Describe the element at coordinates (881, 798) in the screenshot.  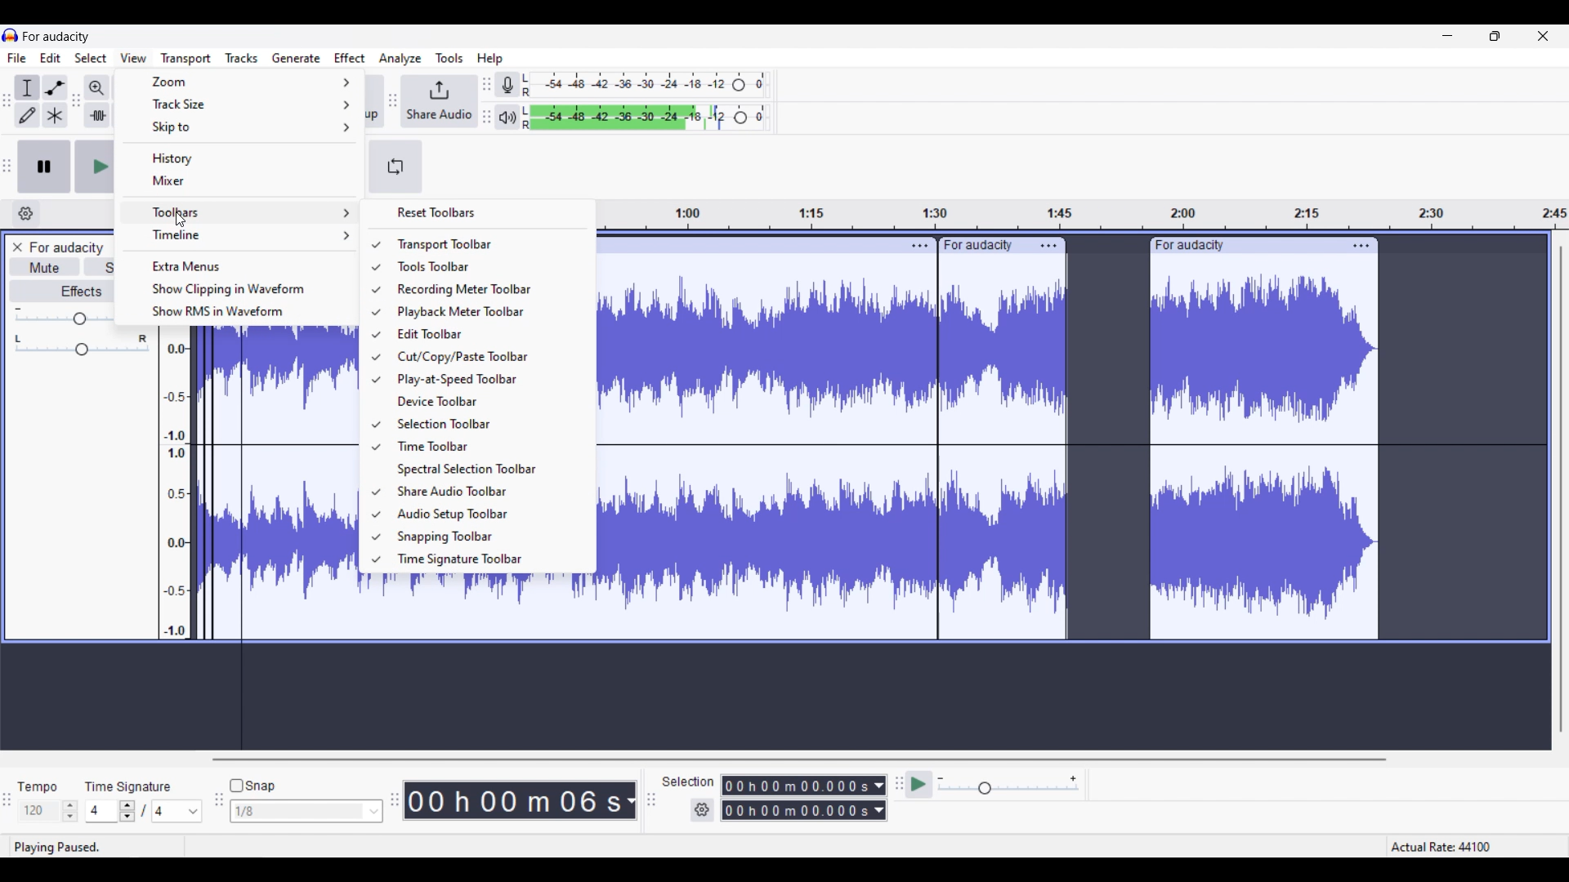
I see `Duration measurement` at that location.